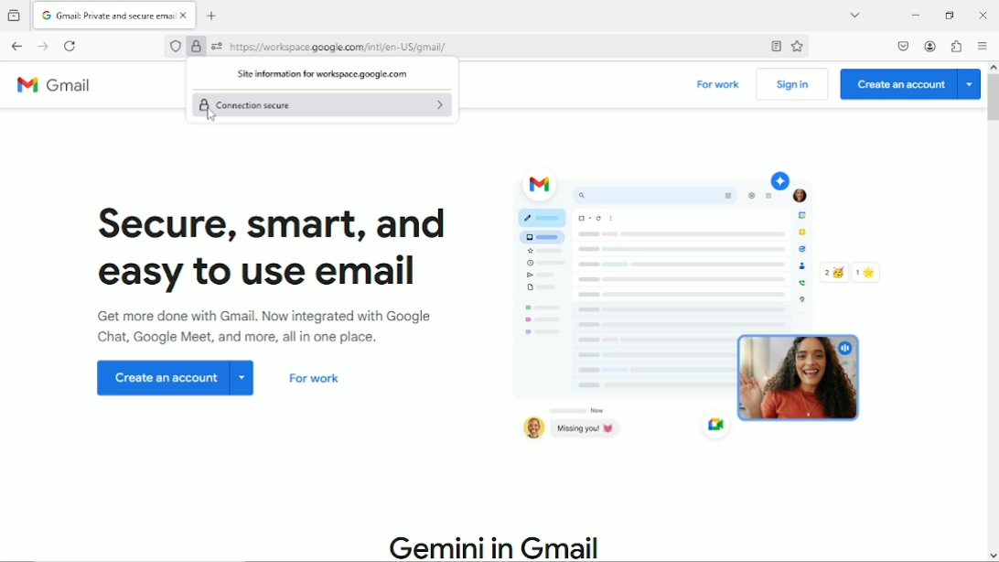 The height and width of the screenshot is (562, 999). Describe the element at coordinates (175, 45) in the screenshot. I see `No trackers known to firefox were detected on this page` at that location.